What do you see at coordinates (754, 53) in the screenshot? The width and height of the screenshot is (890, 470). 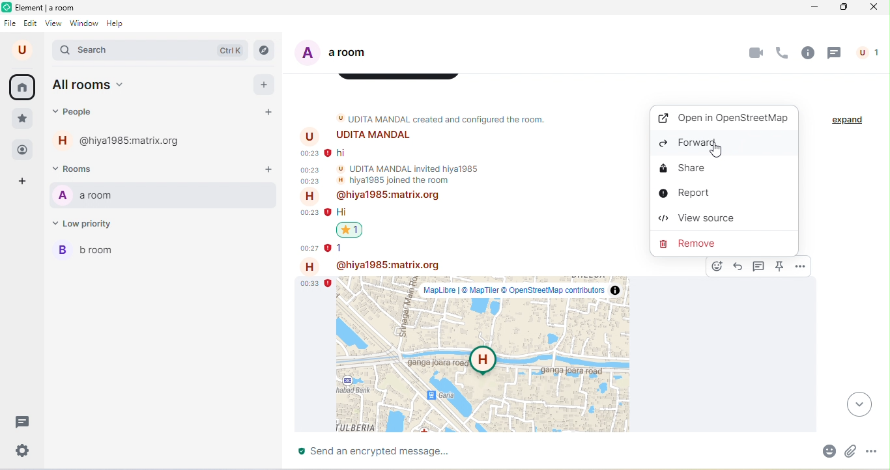 I see `video call` at bounding box center [754, 53].